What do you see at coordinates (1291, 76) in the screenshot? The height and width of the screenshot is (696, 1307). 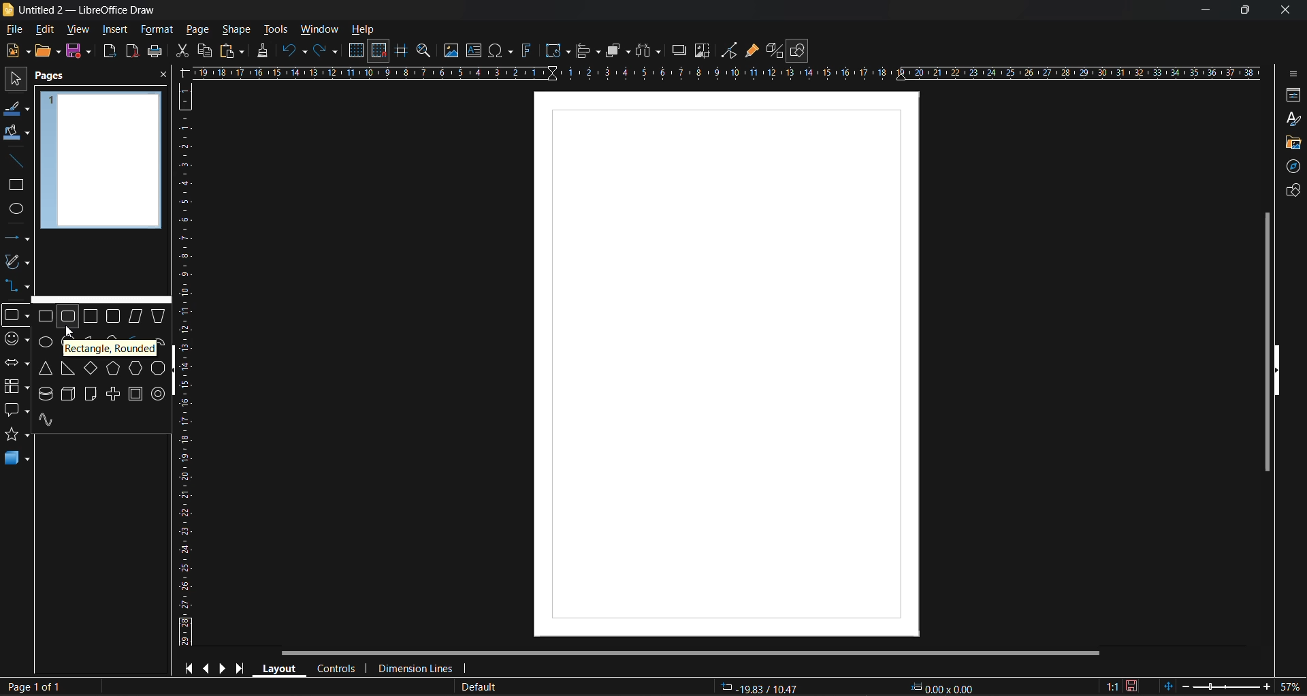 I see `sidebar` at bounding box center [1291, 76].